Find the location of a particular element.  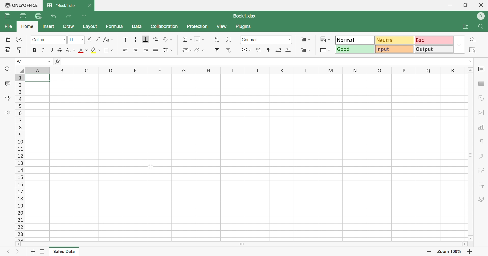

Justifies is located at coordinates (156, 50).